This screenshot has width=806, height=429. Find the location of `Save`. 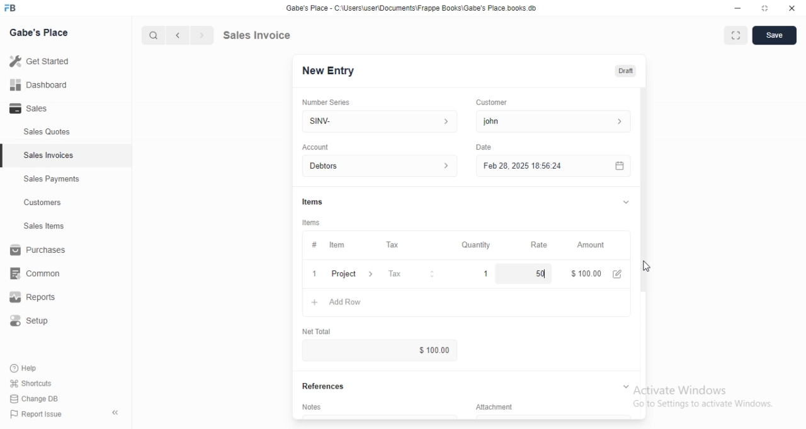

Save is located at coordinates (775, 36).